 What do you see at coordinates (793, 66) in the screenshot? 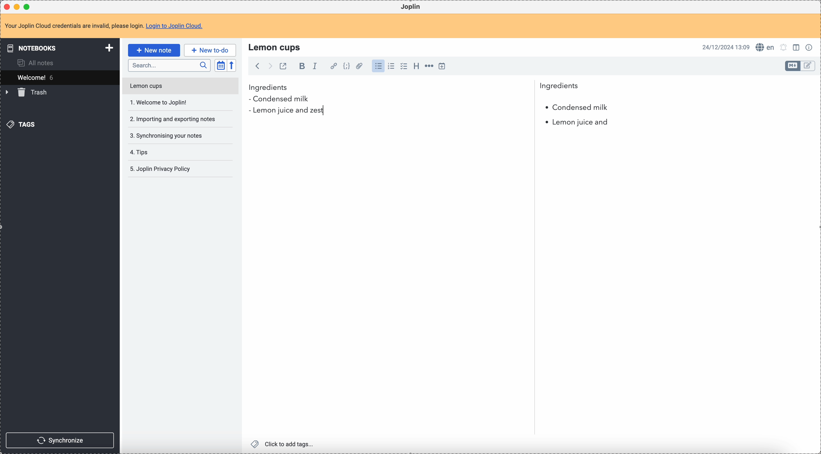
I see `toggle edit layout` at bounding box center [793, 66].